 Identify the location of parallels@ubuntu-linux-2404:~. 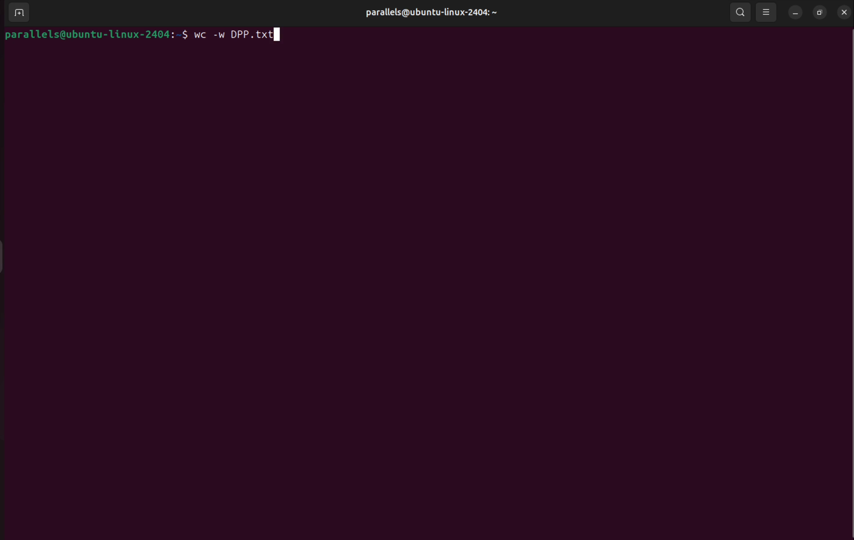
(432, 12).